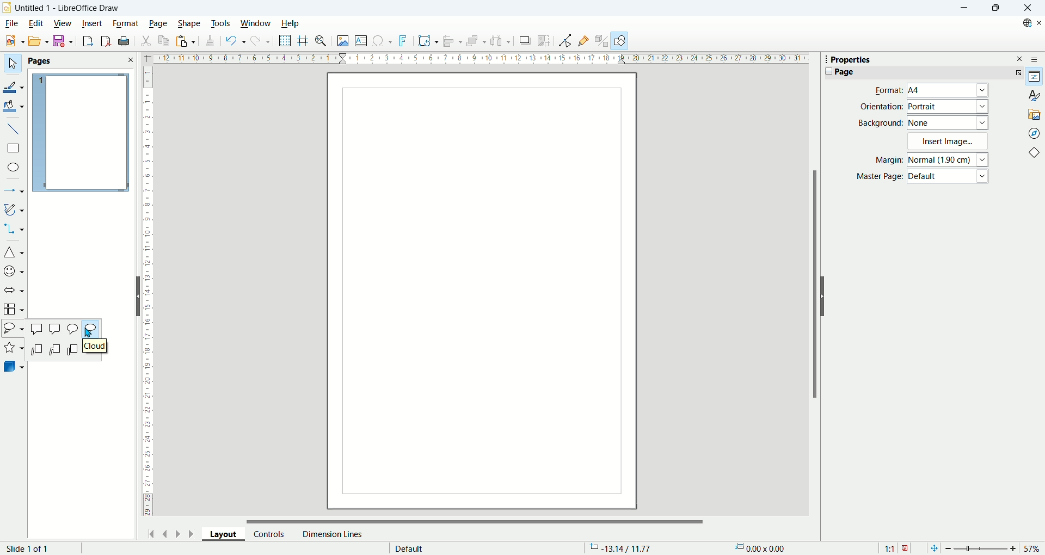  Describe the element at coordinates (256, 24) in the screenshot. I see `window` at that location.